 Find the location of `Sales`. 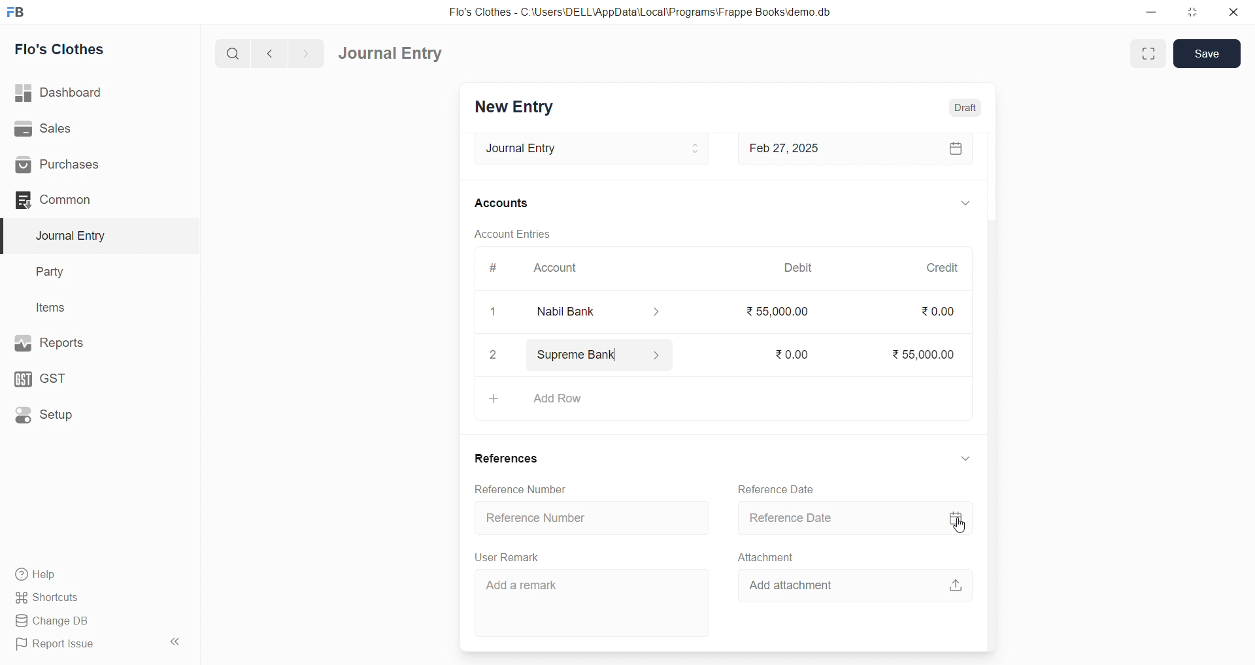

Sales is located at coordinates (78, 128).